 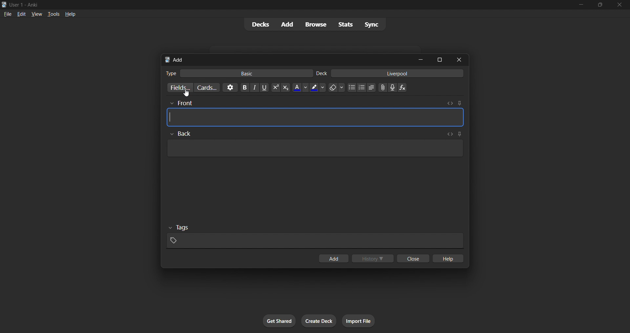 What do you see at coordinates (179, 228) in the screenshot?
I see `` at bounding box center [179, 228].